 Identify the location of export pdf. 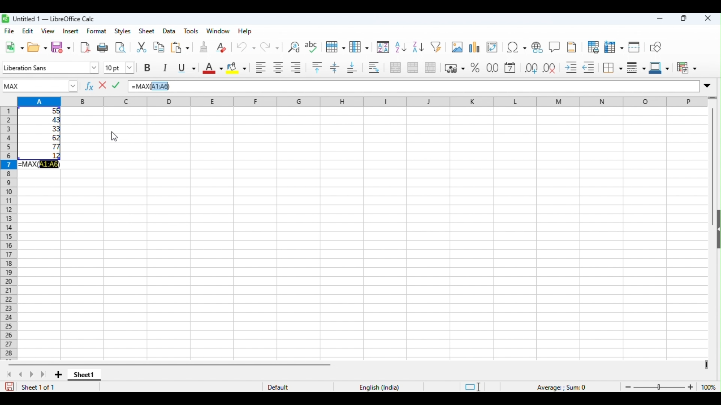
(84, 48).